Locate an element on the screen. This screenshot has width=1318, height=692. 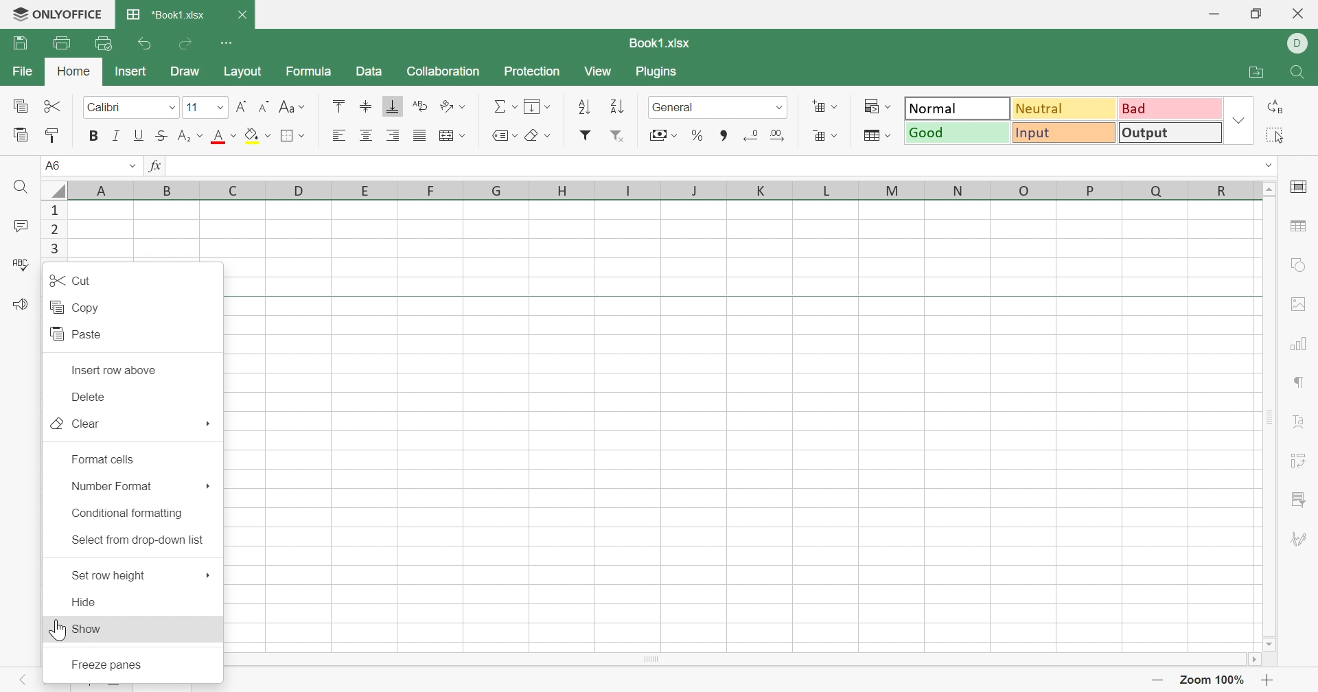
Zoom in is located at coordinates (1268, 680).